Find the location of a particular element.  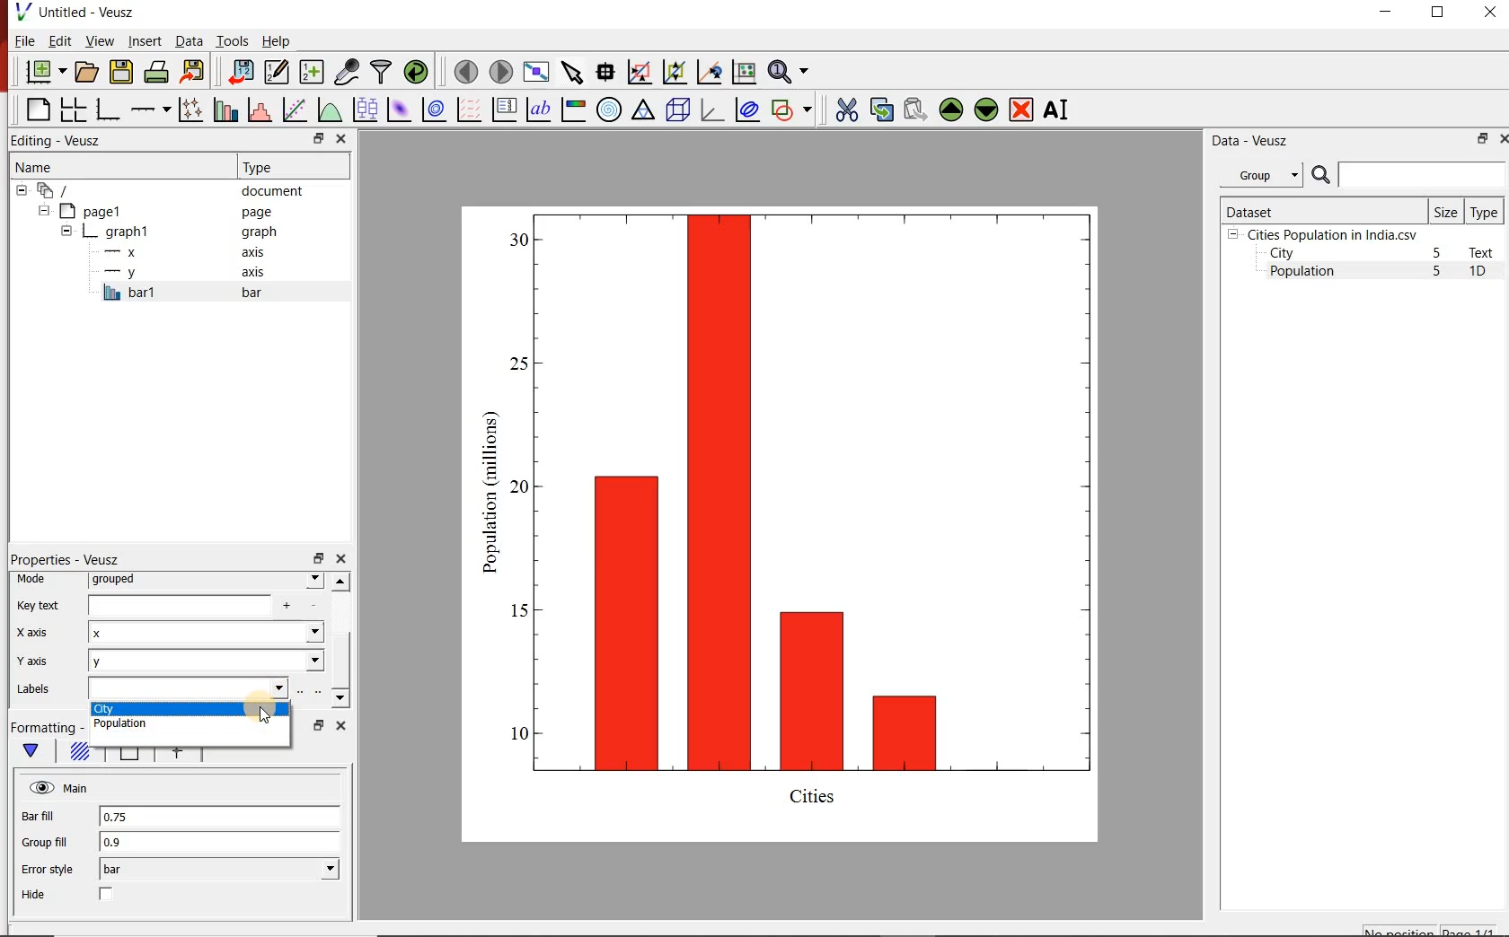

y axis is located at coordinates (188, 273).